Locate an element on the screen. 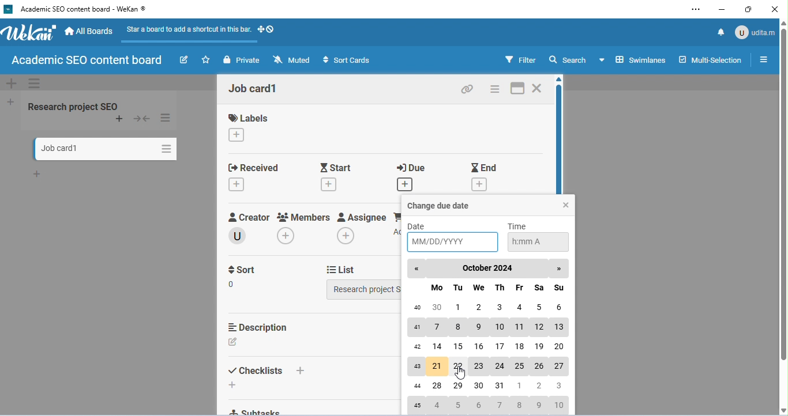  october 2024 is located at coordinates (489, 268).